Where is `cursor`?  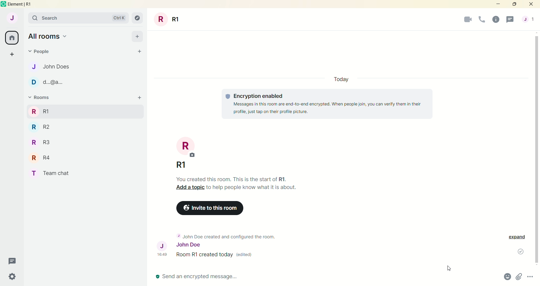 cursor is located at coordinates (449, 268).